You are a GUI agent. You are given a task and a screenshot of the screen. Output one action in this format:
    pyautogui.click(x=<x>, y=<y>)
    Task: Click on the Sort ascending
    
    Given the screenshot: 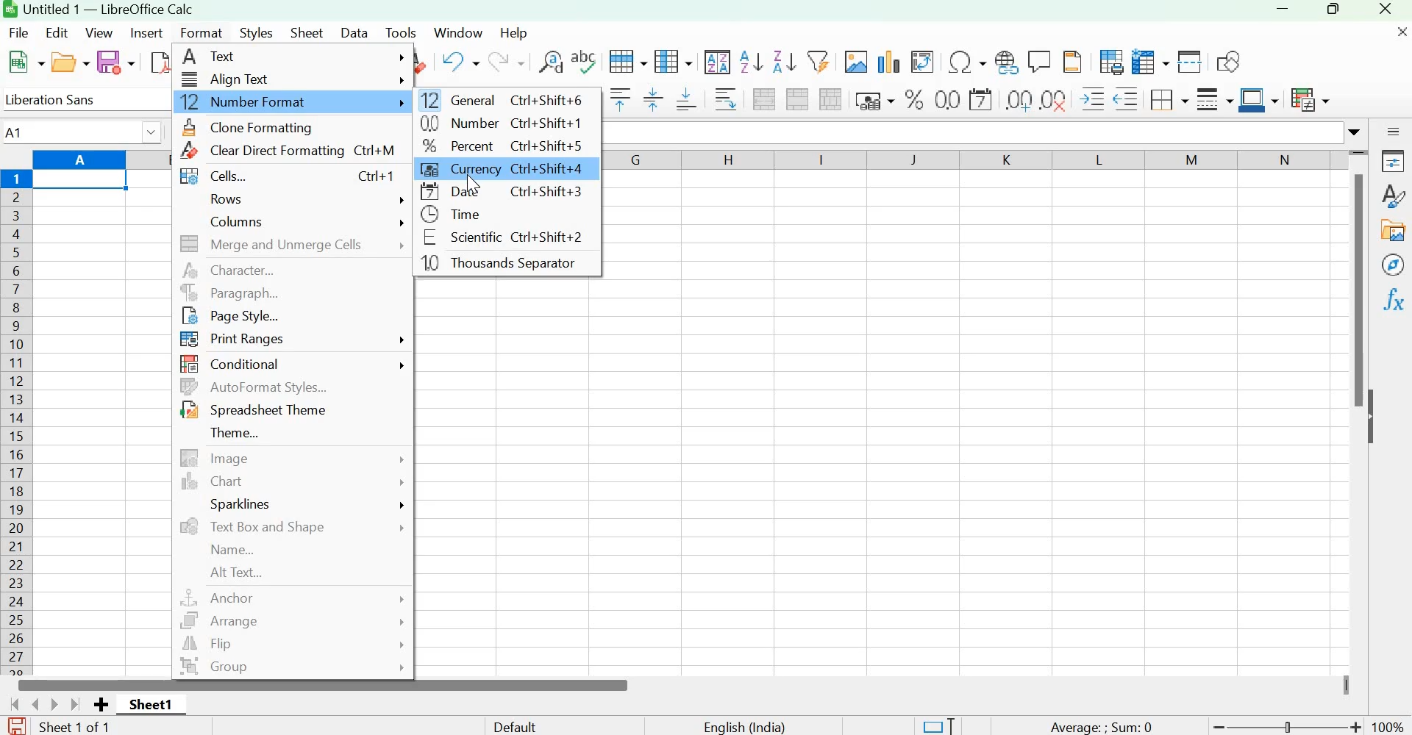 What is the action you would take?
    pyautogui.click(x=752, y=62)
    